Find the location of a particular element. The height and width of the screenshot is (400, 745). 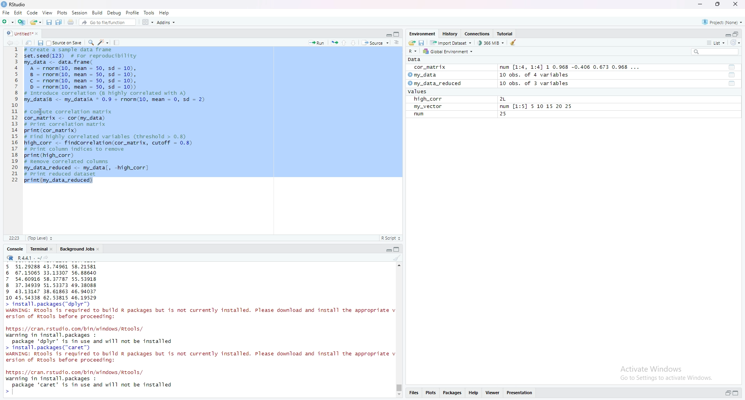

forward is located at coordinates (19, 43).